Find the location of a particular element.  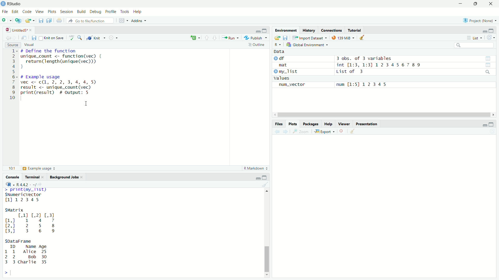

Viewer is located at coordinates (345, 124).